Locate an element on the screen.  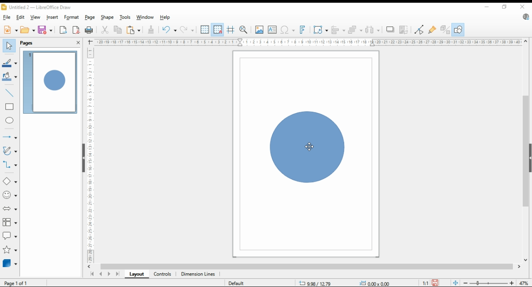
libreoffice update is located at coordinates (525, 17).